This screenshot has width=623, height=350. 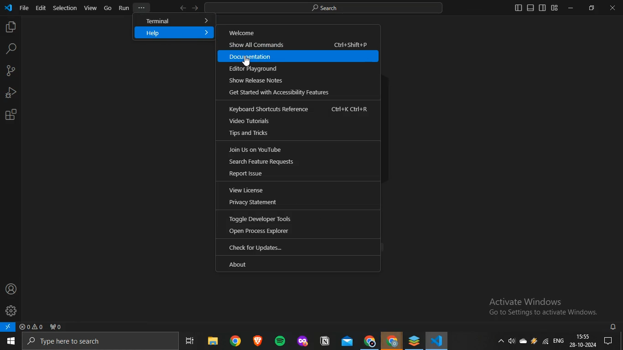 What do you see at coordinates (555, 8) in the screenshot?
I see `customize layout` at bounding box center [555, 8].